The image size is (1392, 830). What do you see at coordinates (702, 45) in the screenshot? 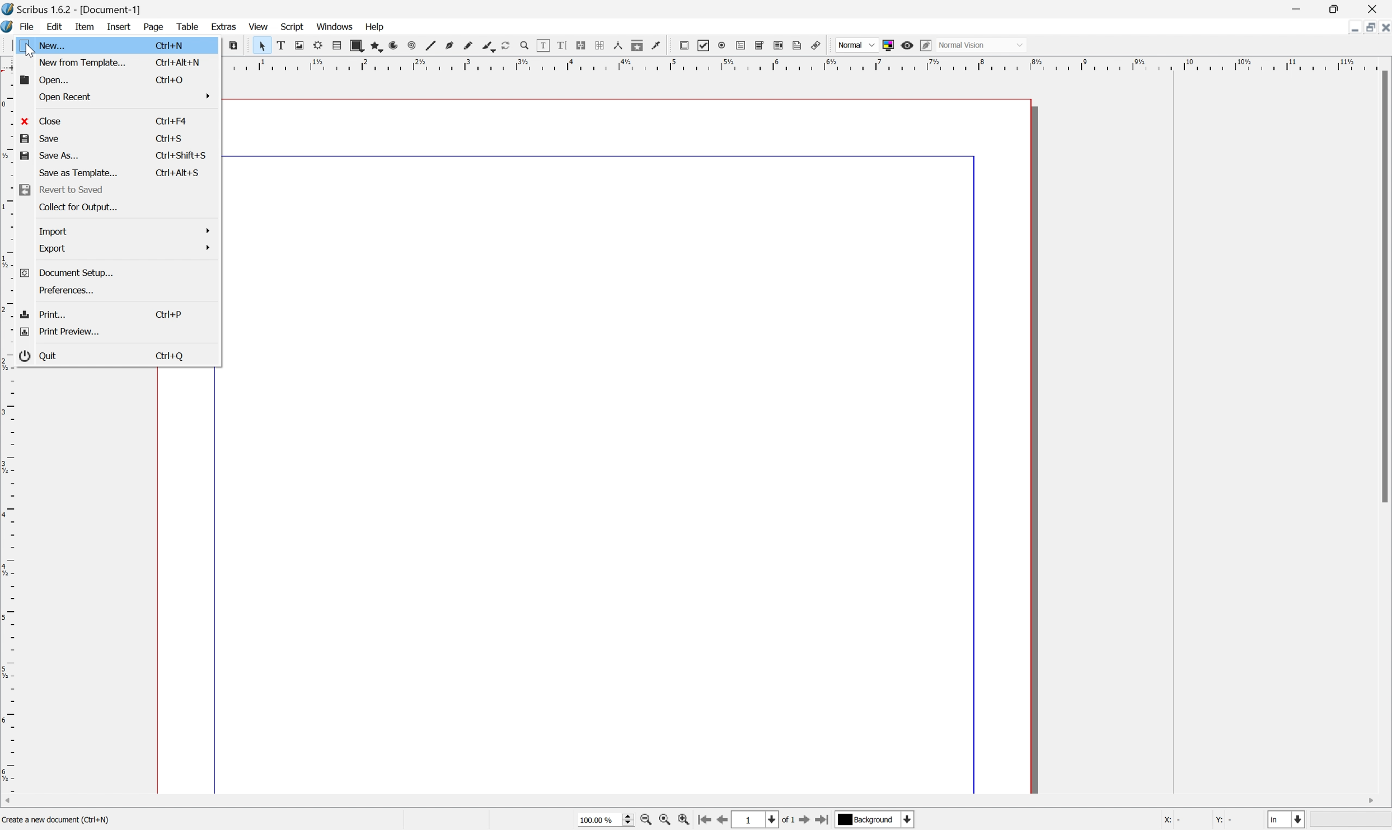
I see `PDF checkbox` at bounding box center [702, 45].